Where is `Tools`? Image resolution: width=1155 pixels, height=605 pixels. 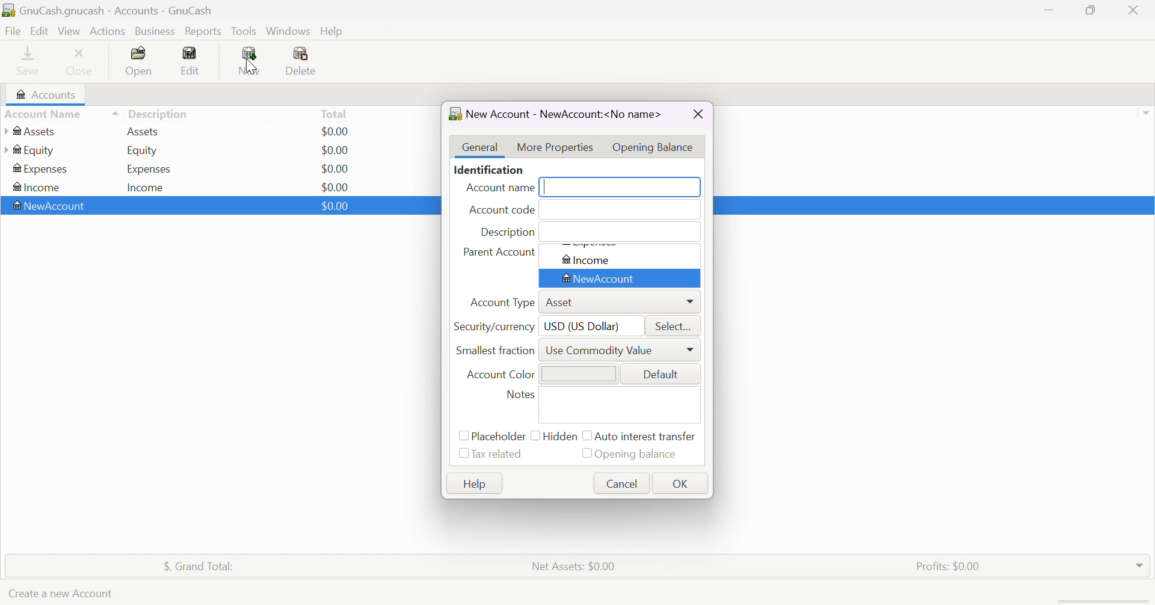
Tools is located at coordinates (245, 31).